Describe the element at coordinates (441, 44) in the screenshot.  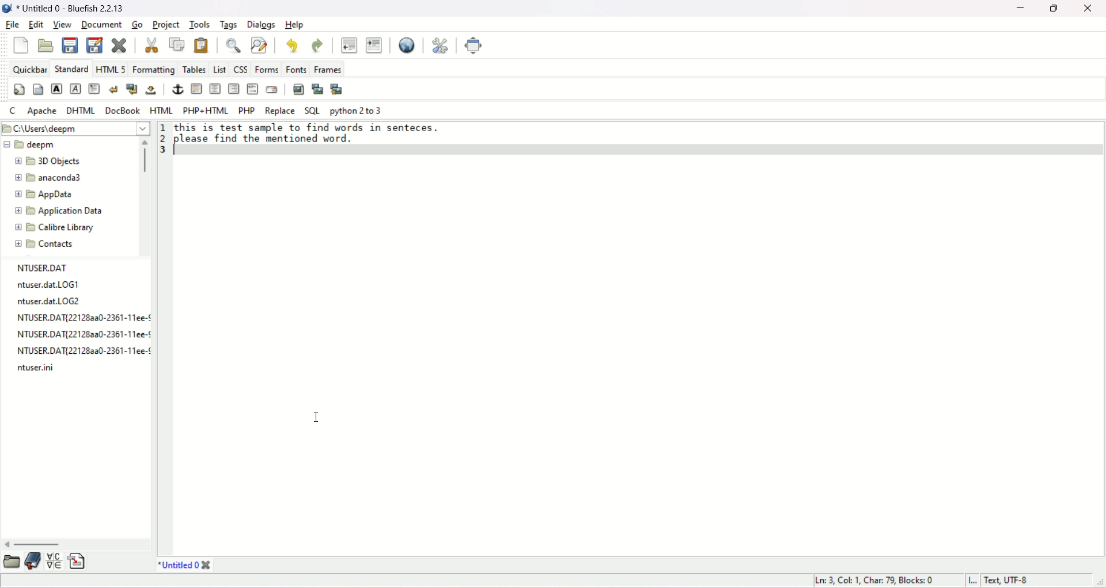
I see `edit preferences` at that location.